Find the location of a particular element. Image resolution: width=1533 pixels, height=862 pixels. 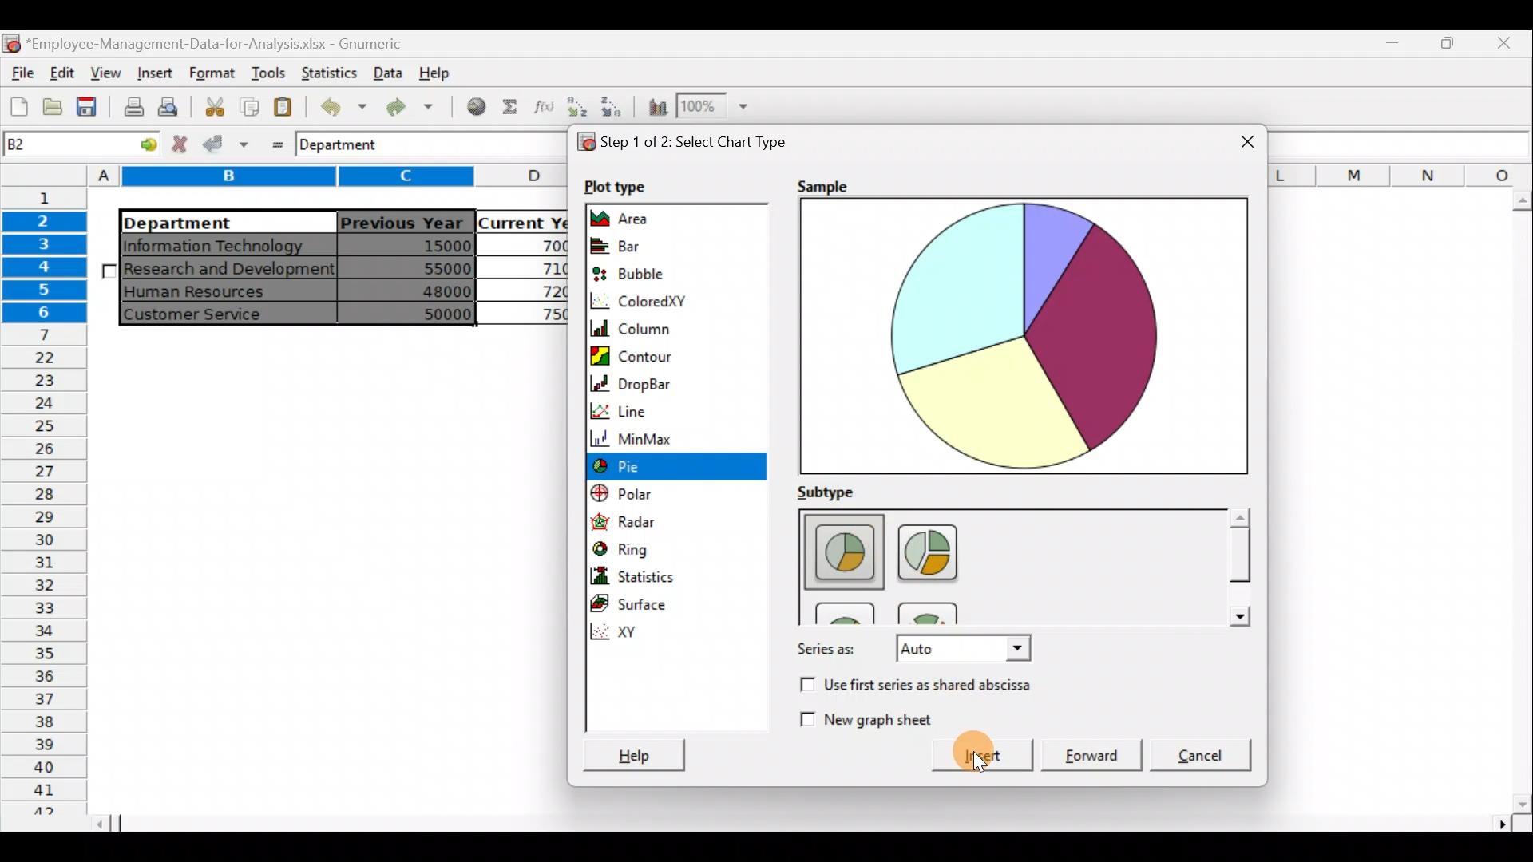

Pie is located at coordinates (664, 468).